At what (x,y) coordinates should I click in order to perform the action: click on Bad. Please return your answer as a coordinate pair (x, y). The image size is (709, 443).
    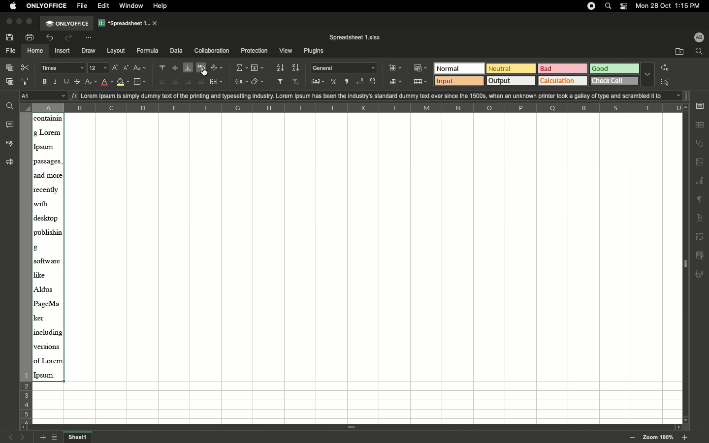
    Looking at the image, I should click on (563, 68).